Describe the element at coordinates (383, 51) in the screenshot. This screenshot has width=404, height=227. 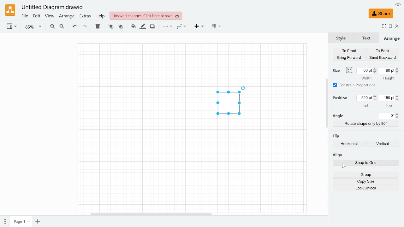
I see `To back` at that location.